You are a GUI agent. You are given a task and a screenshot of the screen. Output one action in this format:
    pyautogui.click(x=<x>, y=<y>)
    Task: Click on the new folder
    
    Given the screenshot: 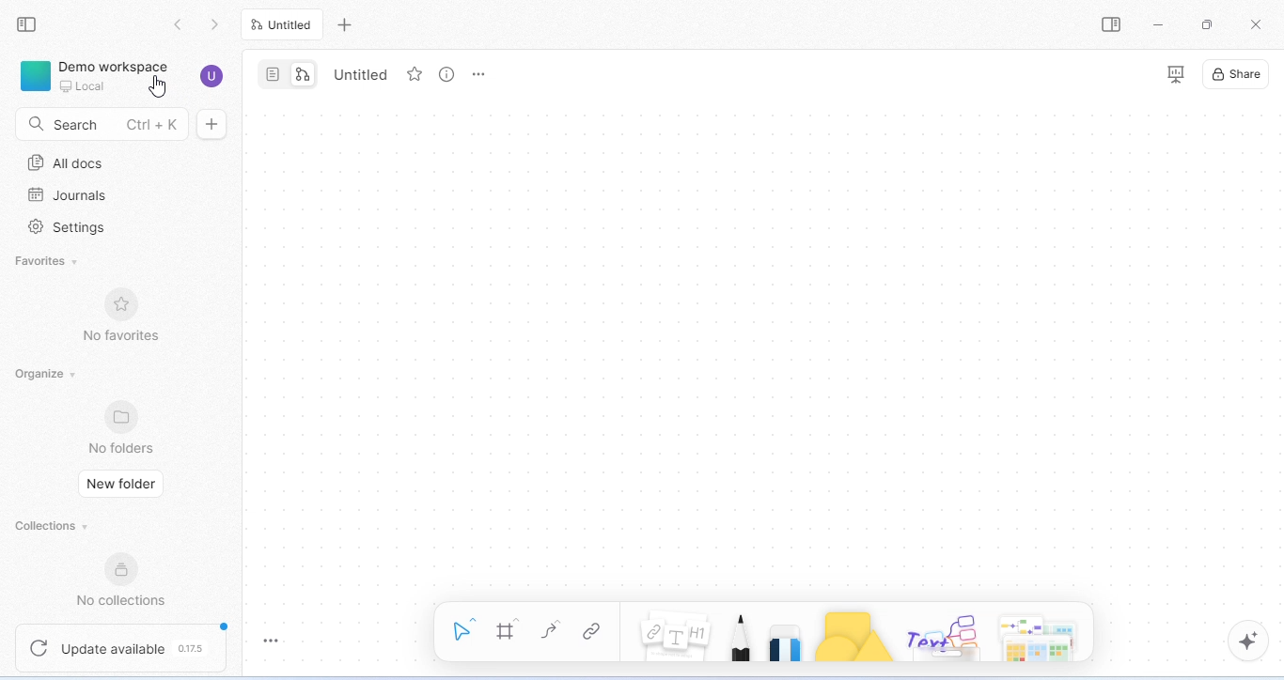 What is the action you would take?
    pyautogui.click(x=123, y=485)
    